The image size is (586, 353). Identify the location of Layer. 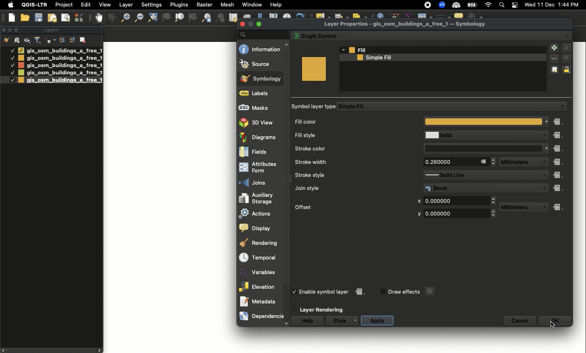
(127, 5).